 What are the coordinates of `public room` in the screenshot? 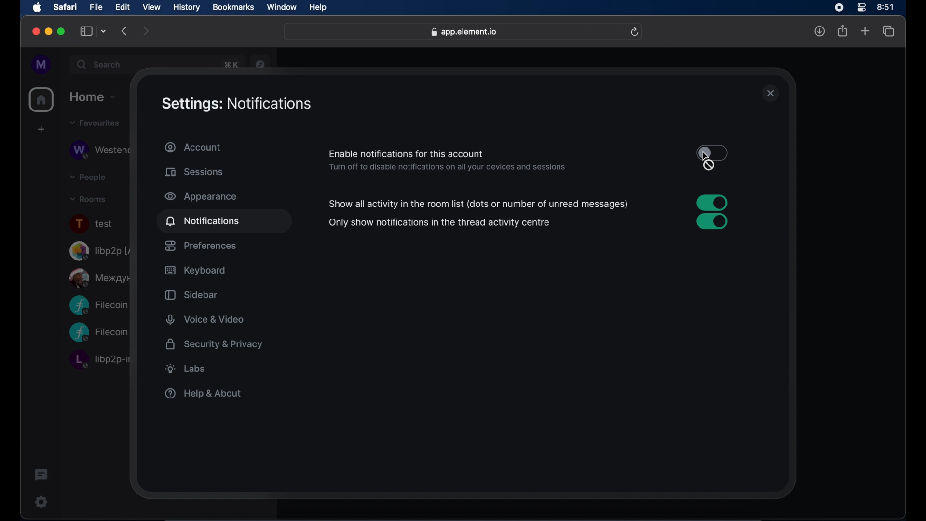 It's located at (101, 278).